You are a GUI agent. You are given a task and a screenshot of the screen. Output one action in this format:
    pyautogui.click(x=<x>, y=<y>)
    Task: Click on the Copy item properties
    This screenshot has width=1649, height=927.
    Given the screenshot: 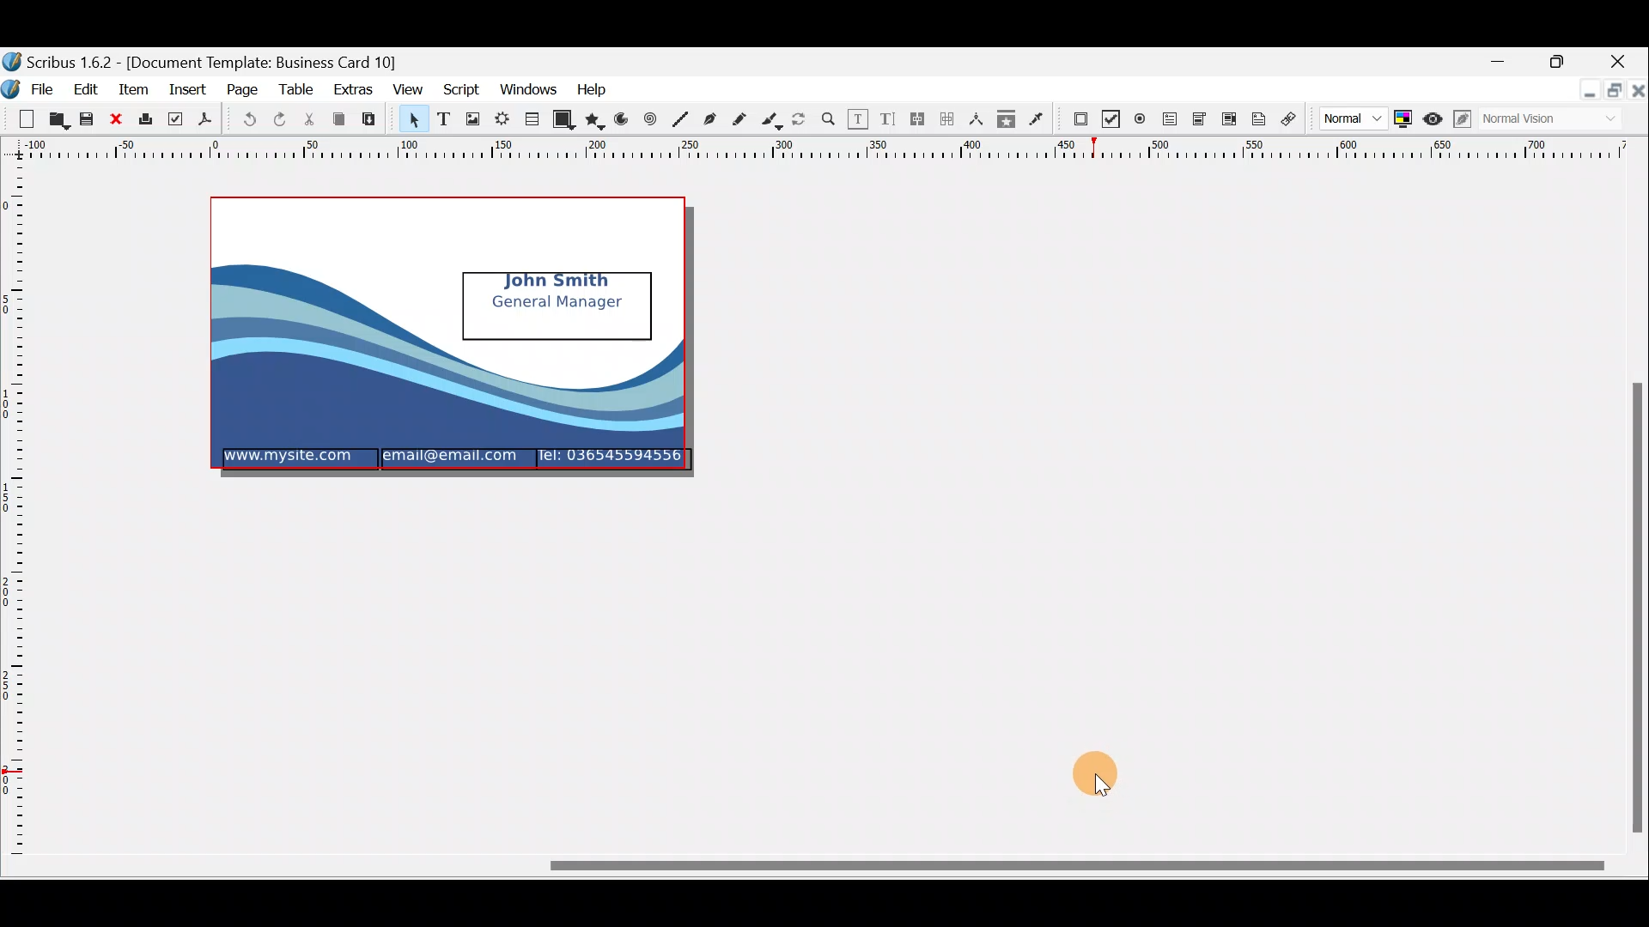 What is the action you would take?
    pyautogui.click(x=1007, y=118)
    